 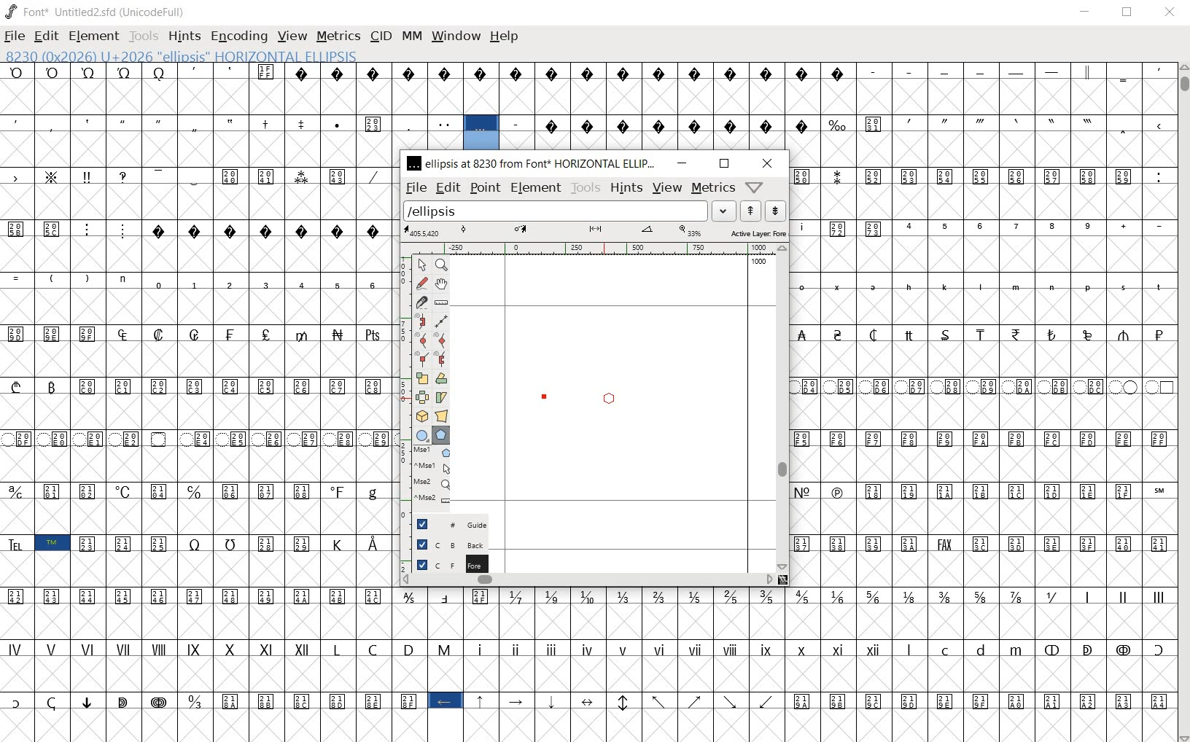 I want to click on skew the selection, so click(x=443, y=397).